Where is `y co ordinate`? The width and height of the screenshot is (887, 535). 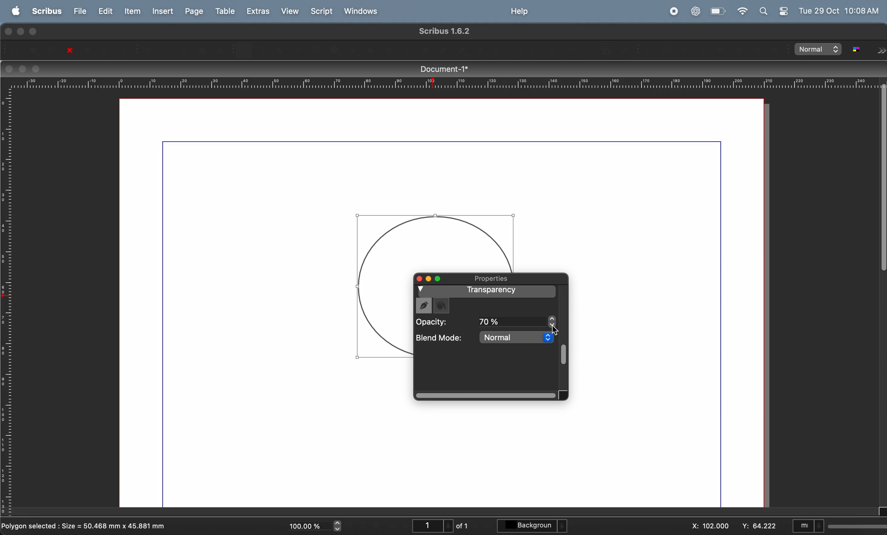 y co ordinate is located at coordinates (758, 525).